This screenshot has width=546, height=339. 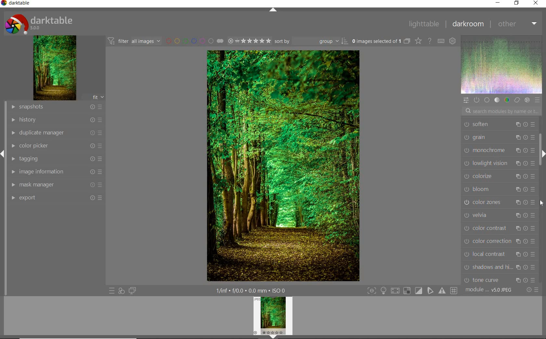 What do you see at coordinates (489, 290) in the screenshot?
I see `MODULE ORDER` at bounding box center [489, 290].